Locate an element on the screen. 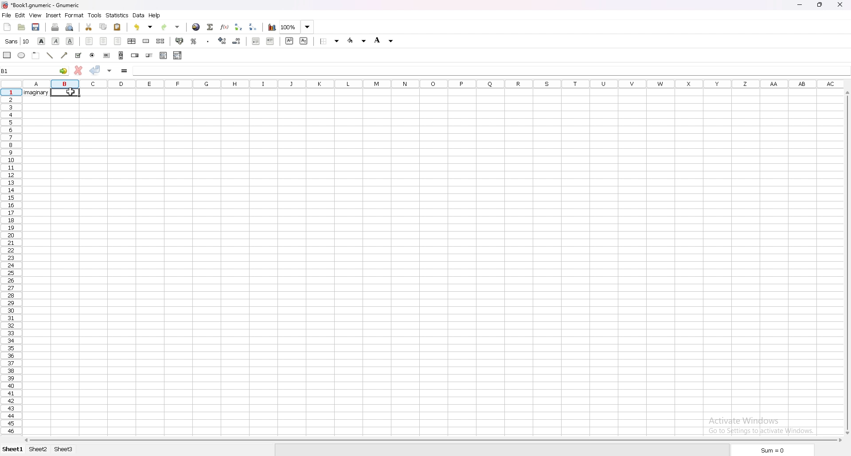 The width and height of the screenshot is (851, 456). button is located at coordinates (106, 55).